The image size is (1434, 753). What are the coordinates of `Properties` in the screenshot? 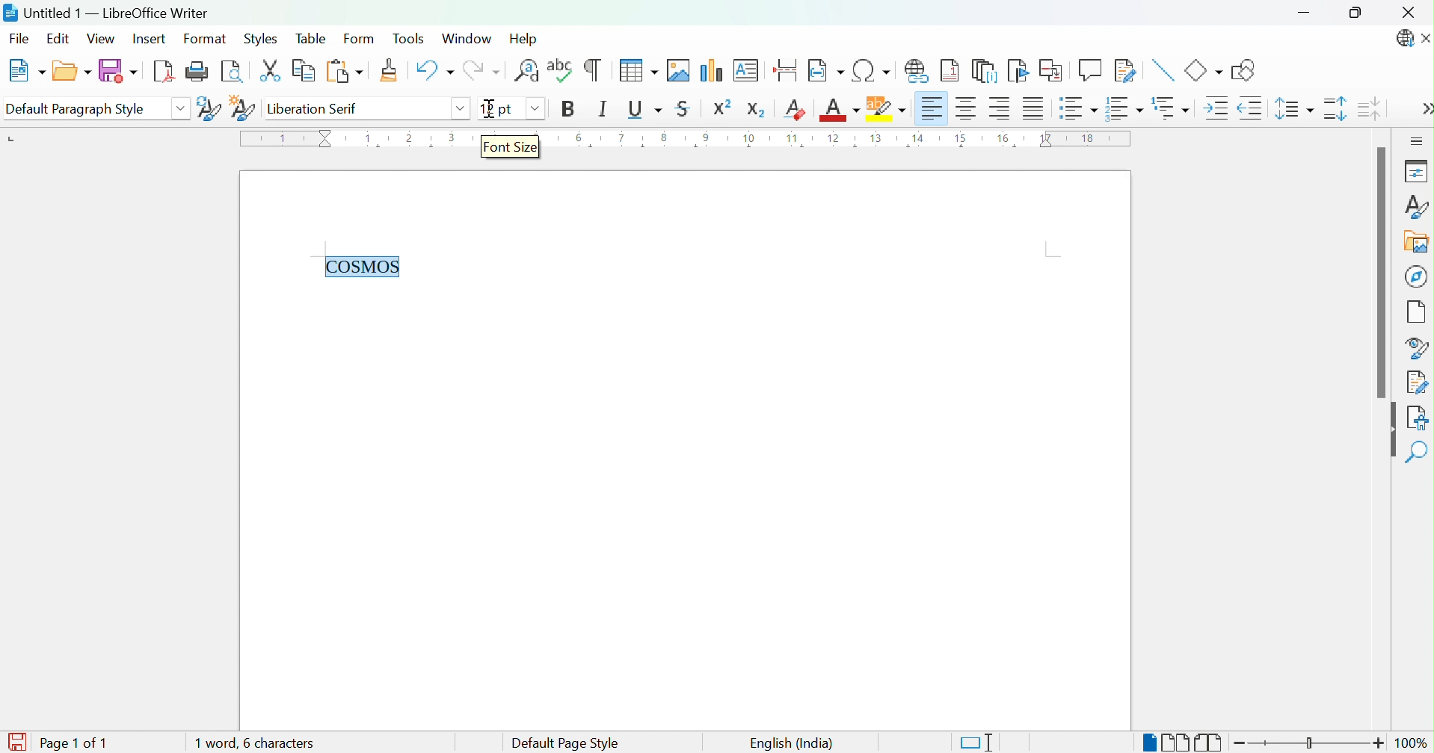 It's located at (1415, 170).